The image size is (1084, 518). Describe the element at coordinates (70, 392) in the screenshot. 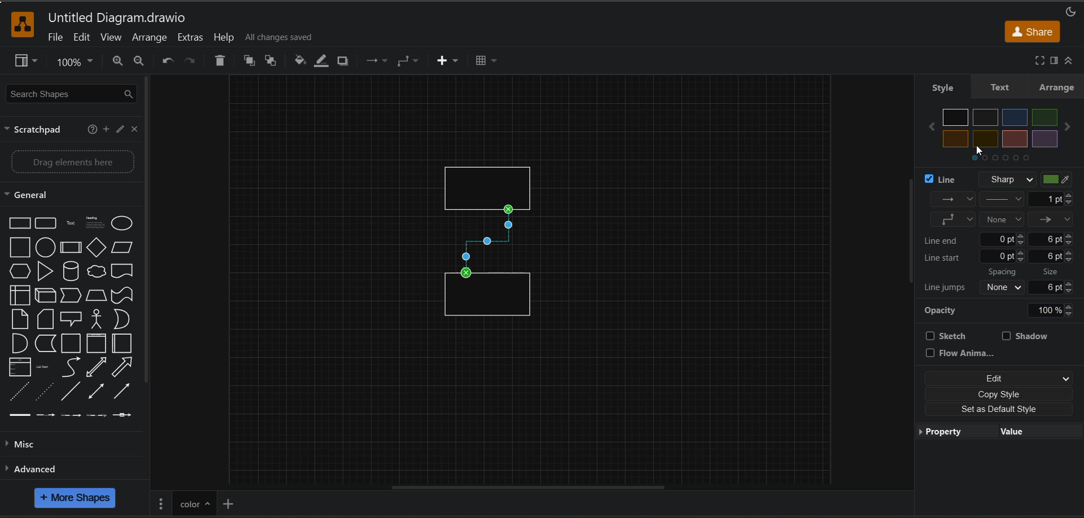

I see `Line` at that location.